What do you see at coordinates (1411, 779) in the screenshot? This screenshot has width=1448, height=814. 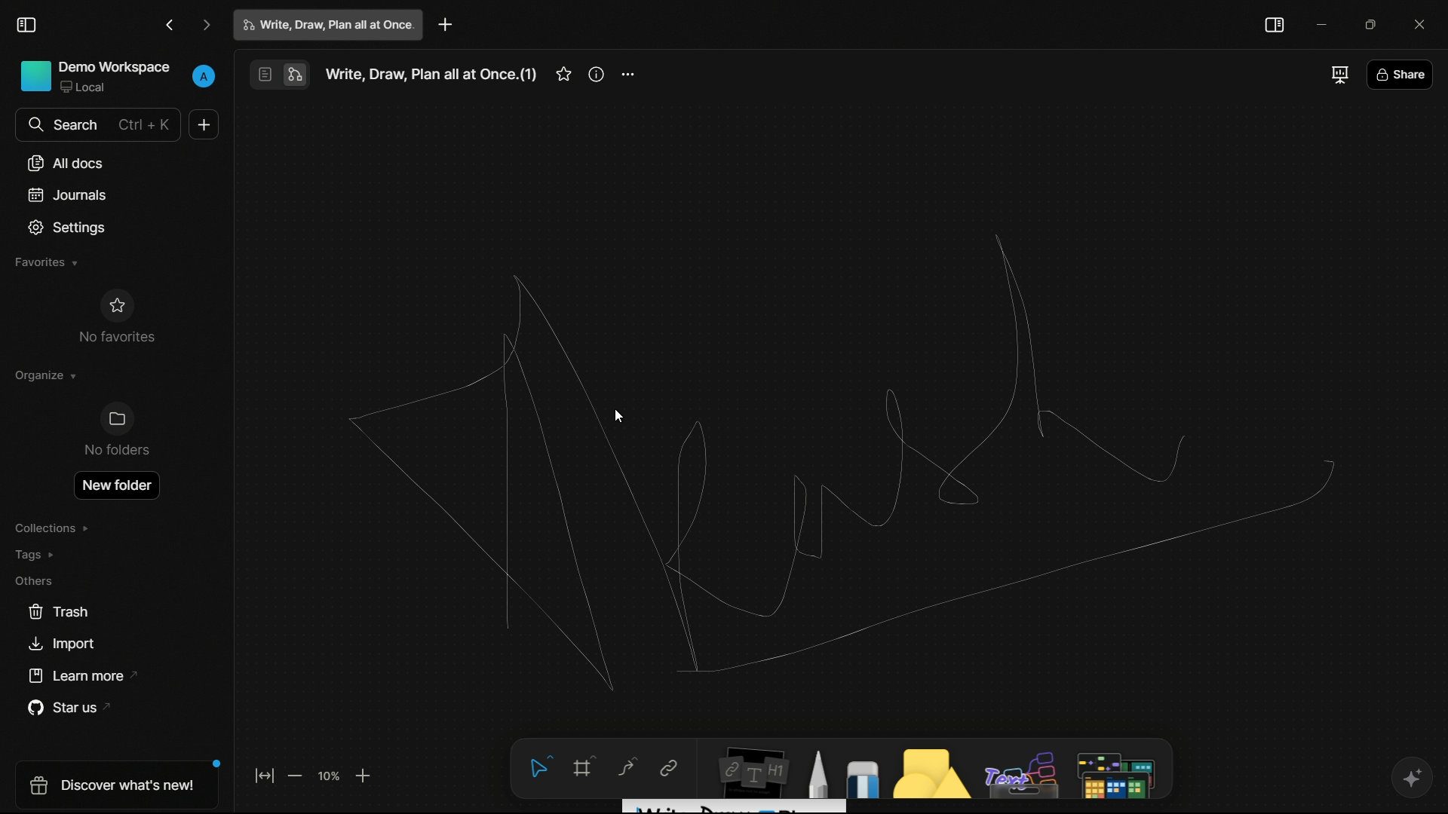 I see `ai support` at bounding box center [1411, 779].